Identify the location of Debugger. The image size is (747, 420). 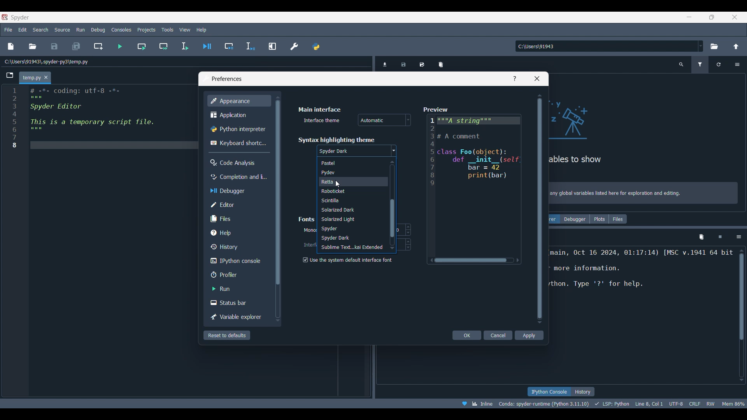
(237, 191).